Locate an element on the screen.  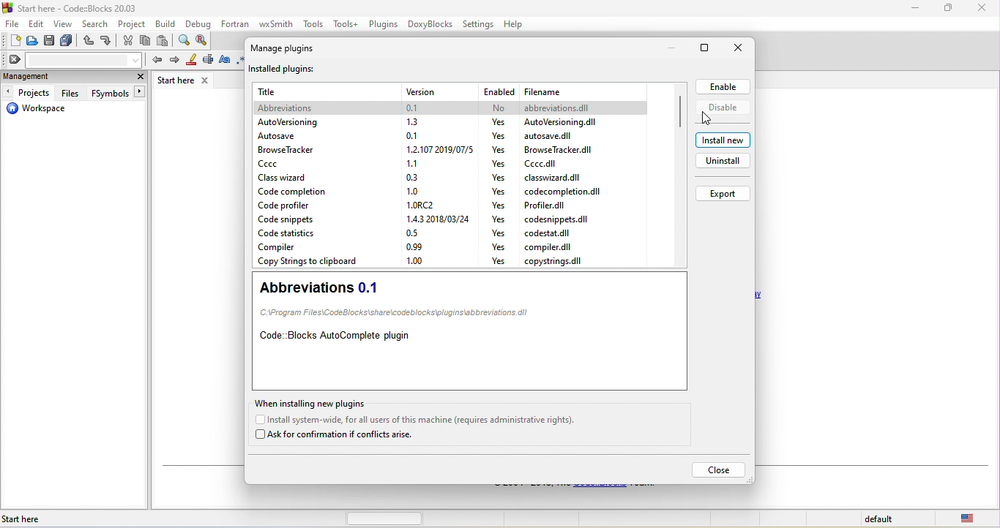
disable is located at coordinates (723, 110).